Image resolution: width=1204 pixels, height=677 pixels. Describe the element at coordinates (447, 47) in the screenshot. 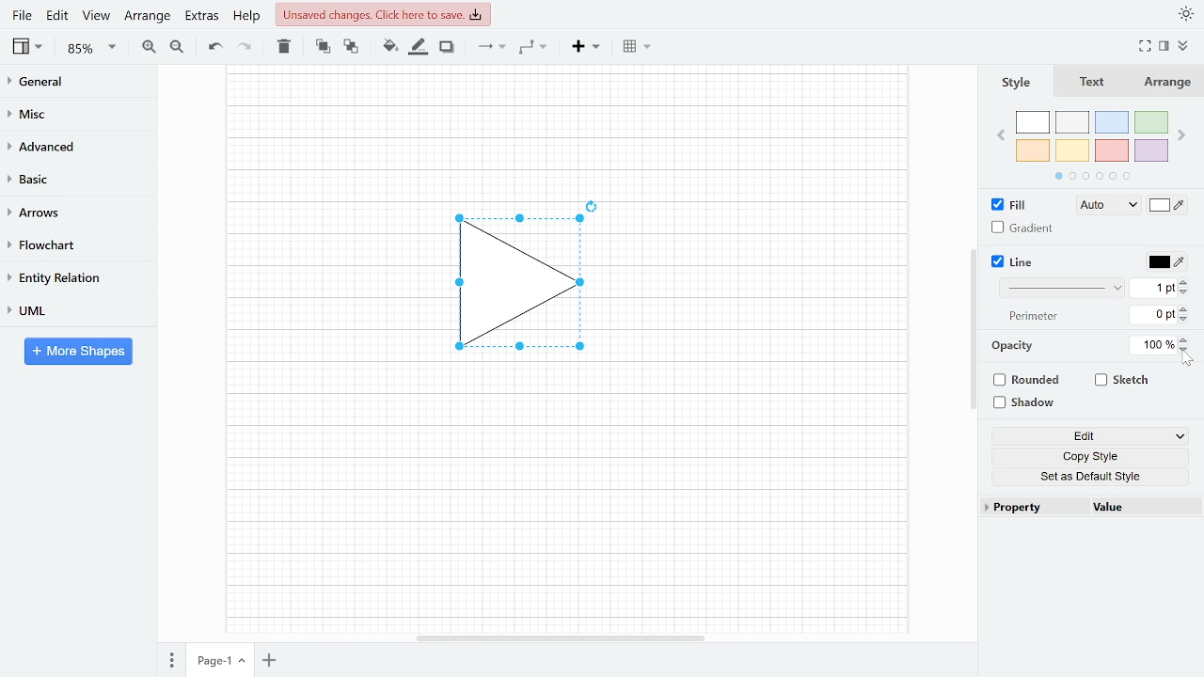

I see `Shadow` at that location.